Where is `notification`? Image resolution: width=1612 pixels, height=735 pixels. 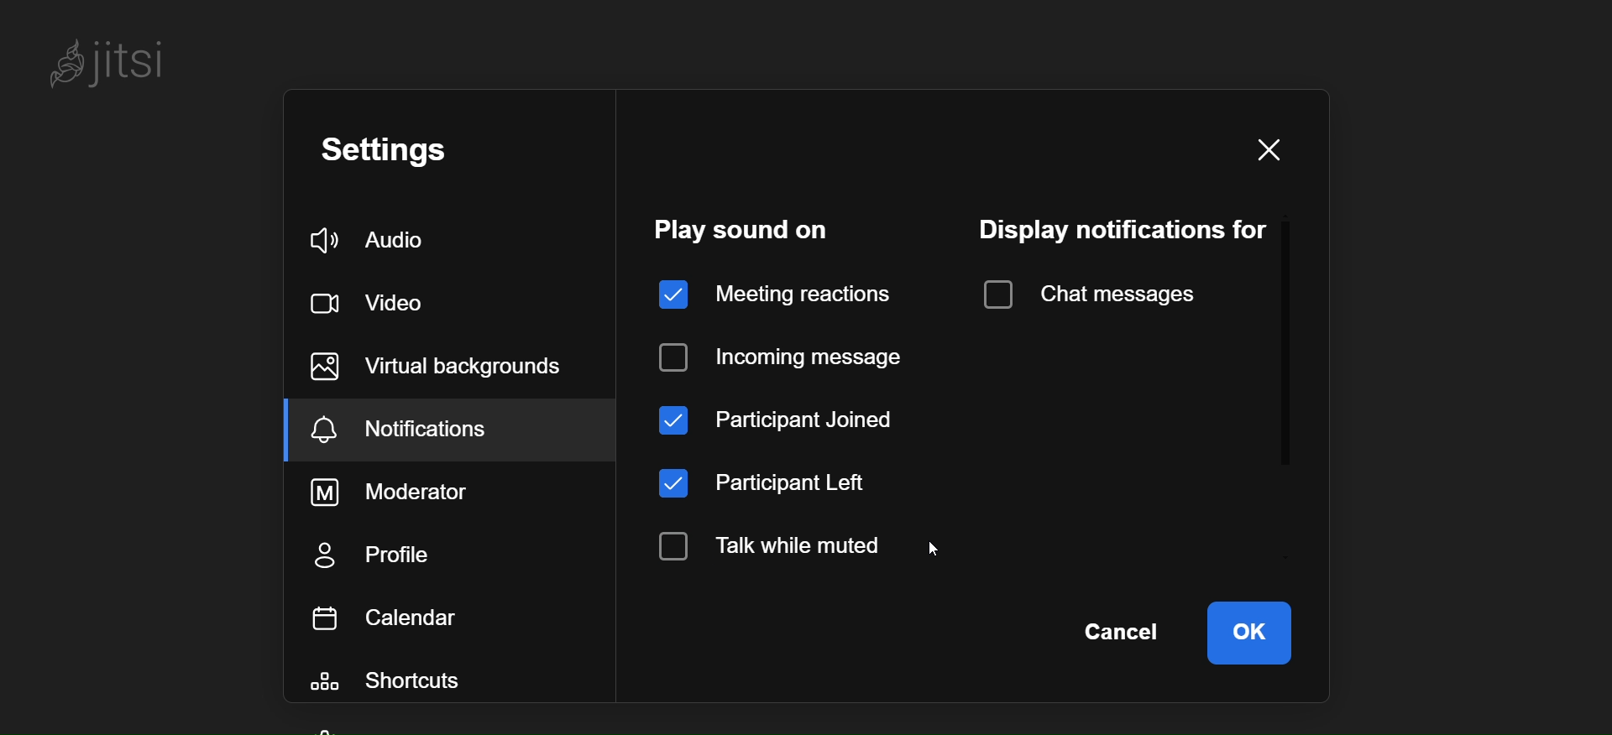
notification is located at coordinates (416, 427).